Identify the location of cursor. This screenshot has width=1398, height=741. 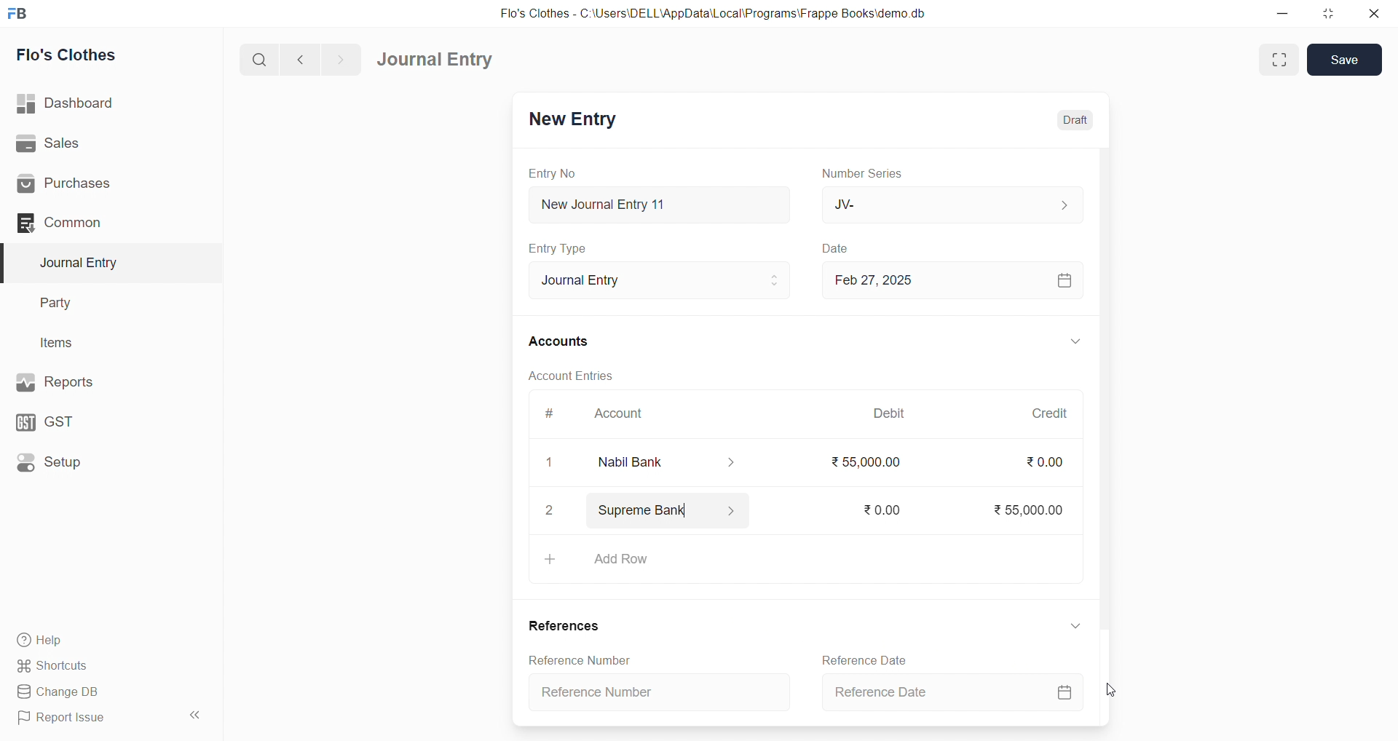
(1107, 692).